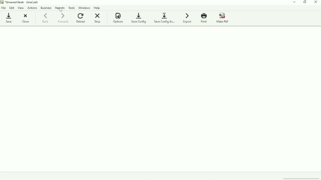 This screenshot has width=321, height=180. Describe the element at coordinates (85, 7) in the screenshot. I see `Windows` at that location.